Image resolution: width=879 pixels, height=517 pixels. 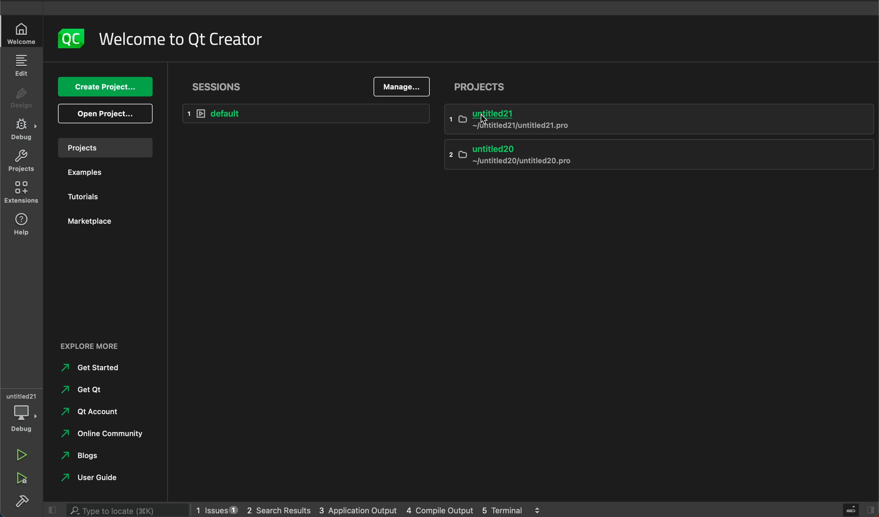 I want to click on get qt, so click(x=76, y=391).